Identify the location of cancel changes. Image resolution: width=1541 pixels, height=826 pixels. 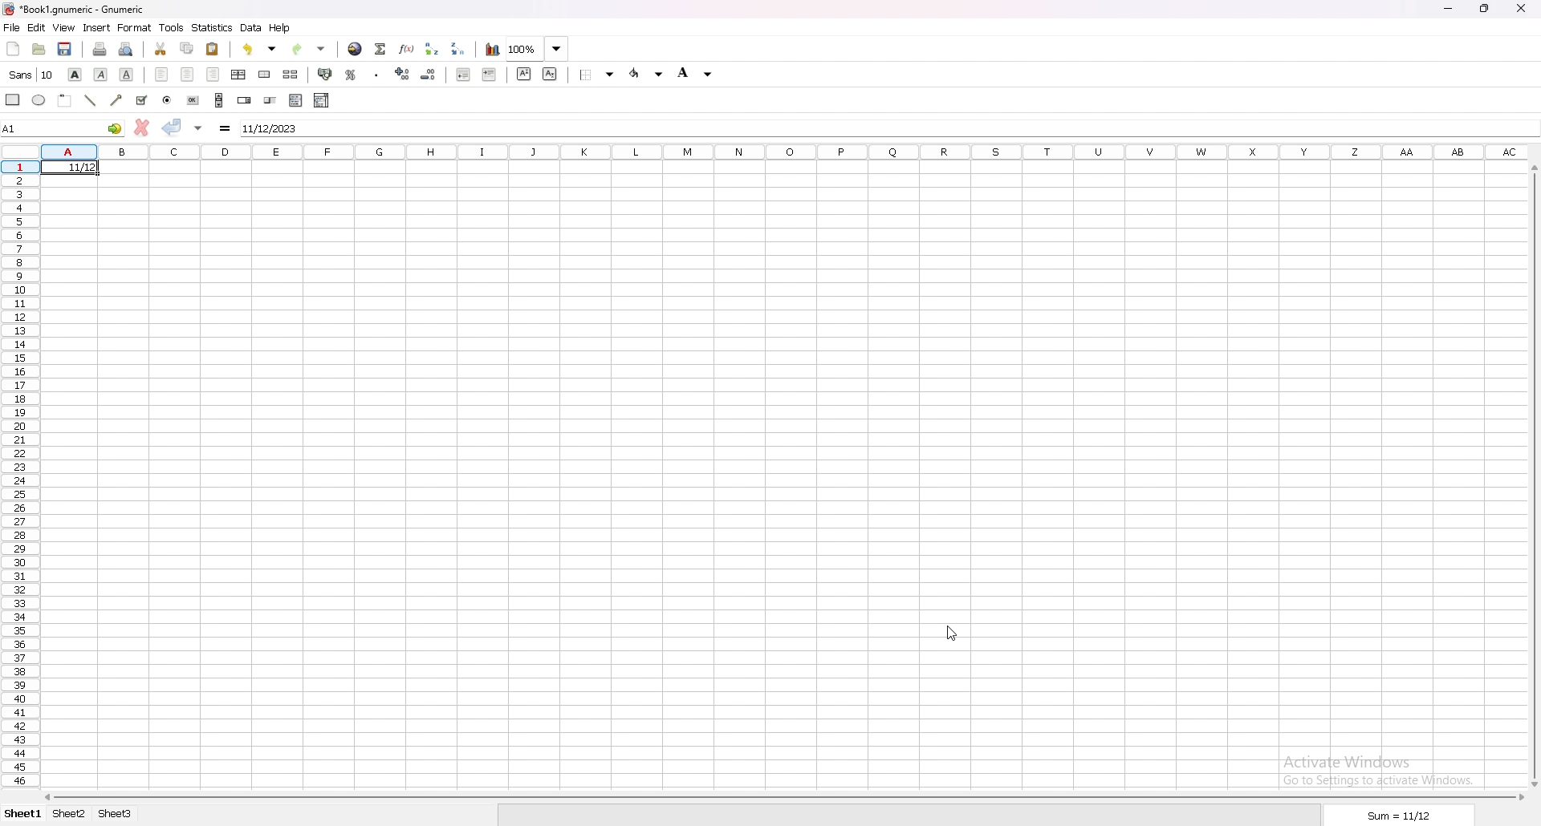
(141, 128).